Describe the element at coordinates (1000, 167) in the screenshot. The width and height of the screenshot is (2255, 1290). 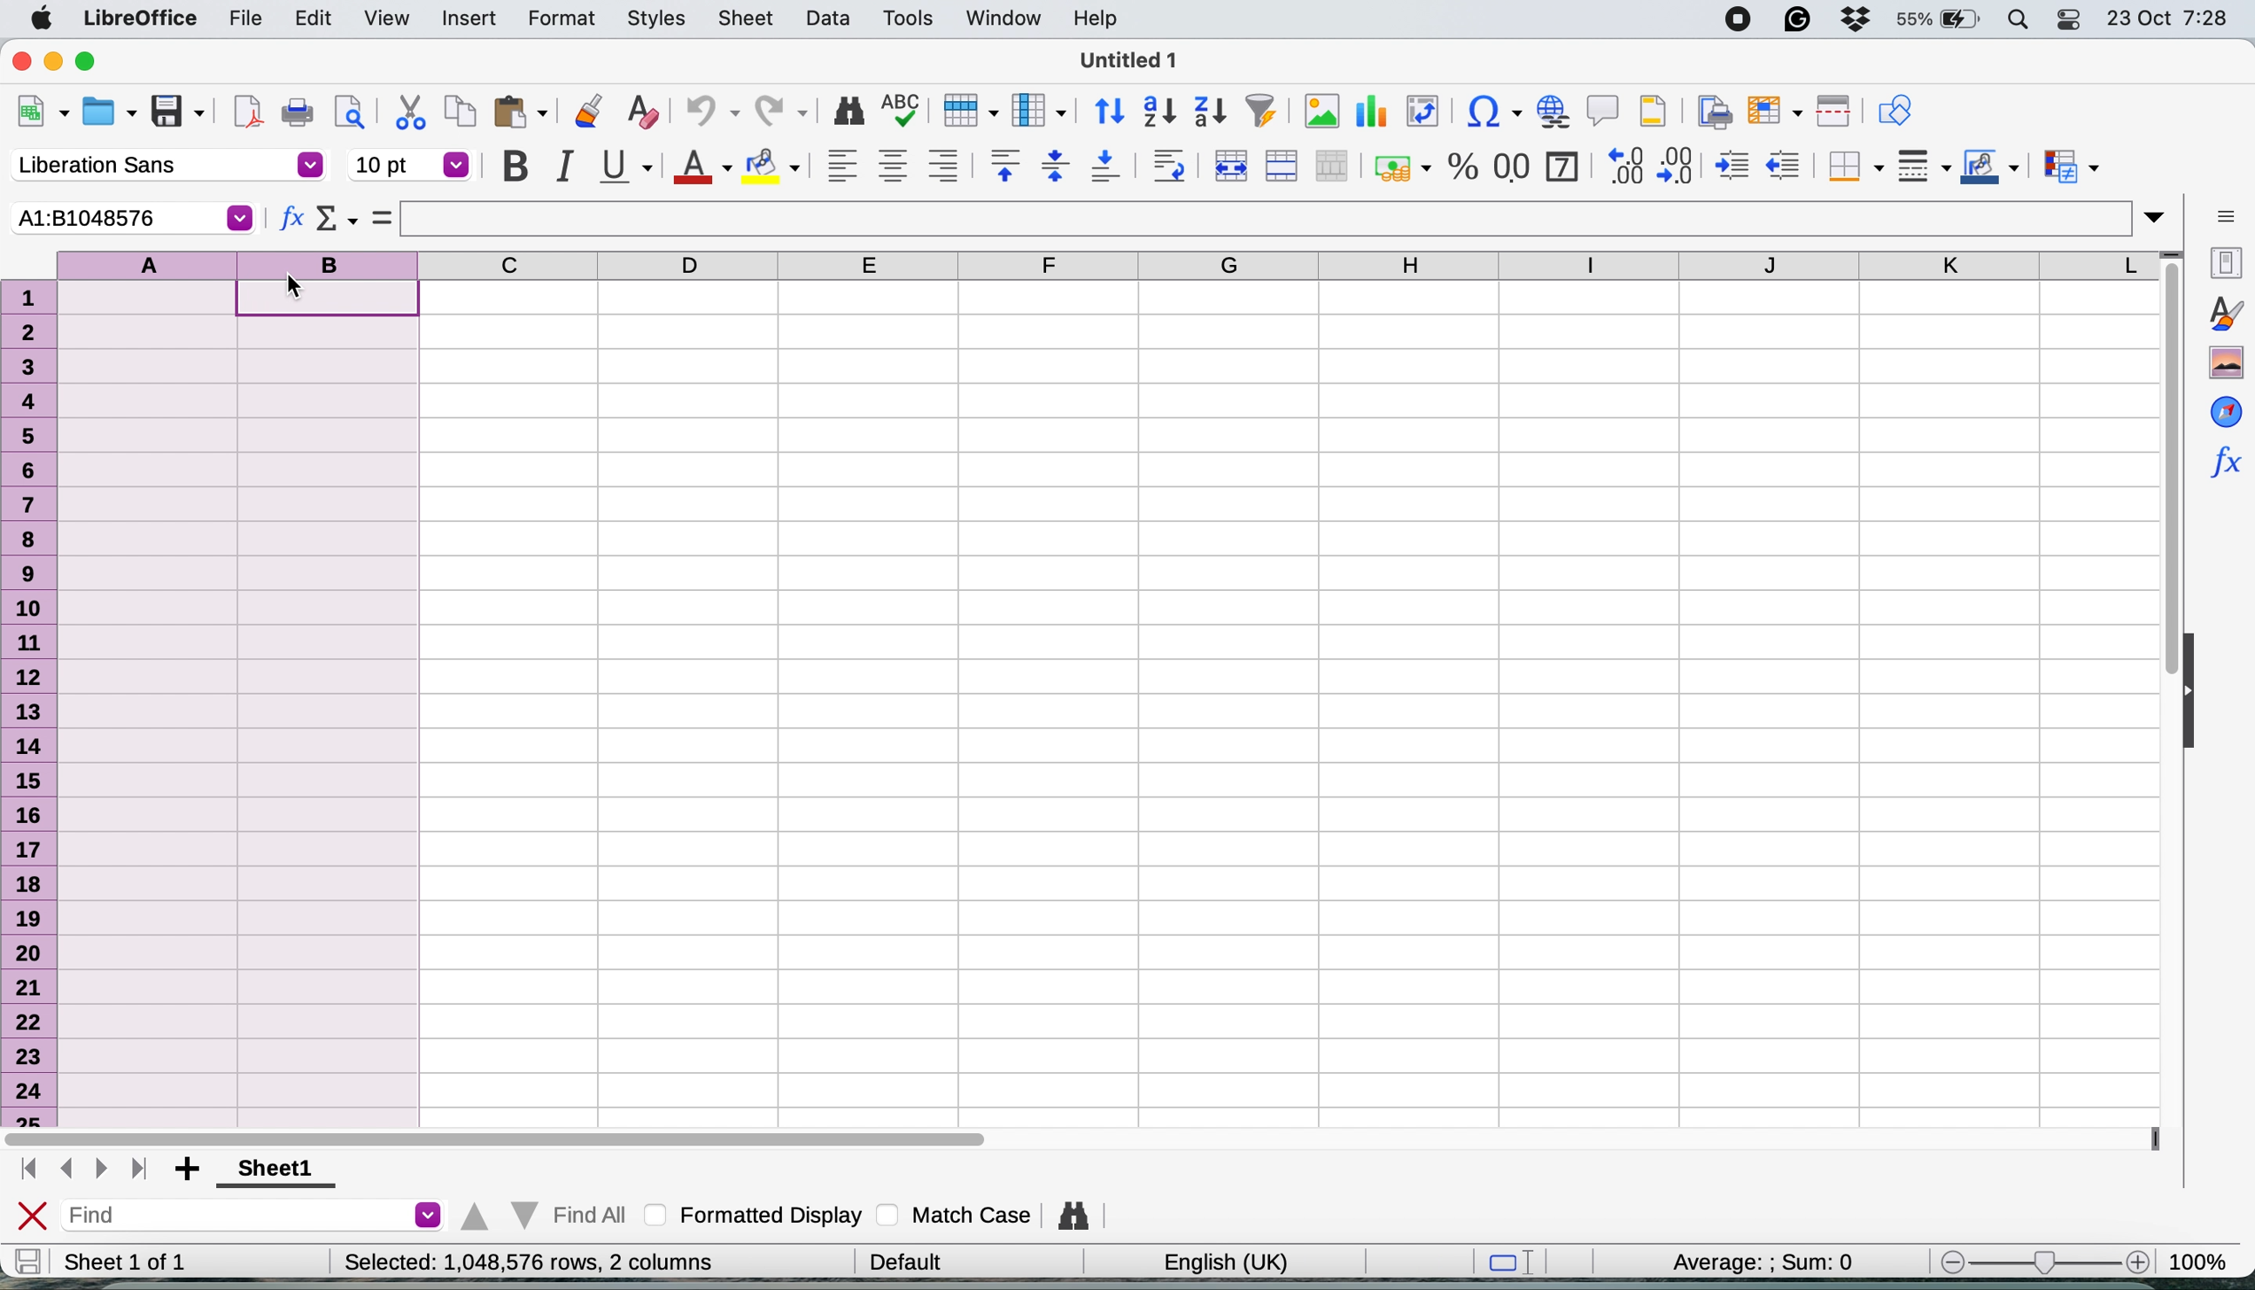
I see `align top` at that location.